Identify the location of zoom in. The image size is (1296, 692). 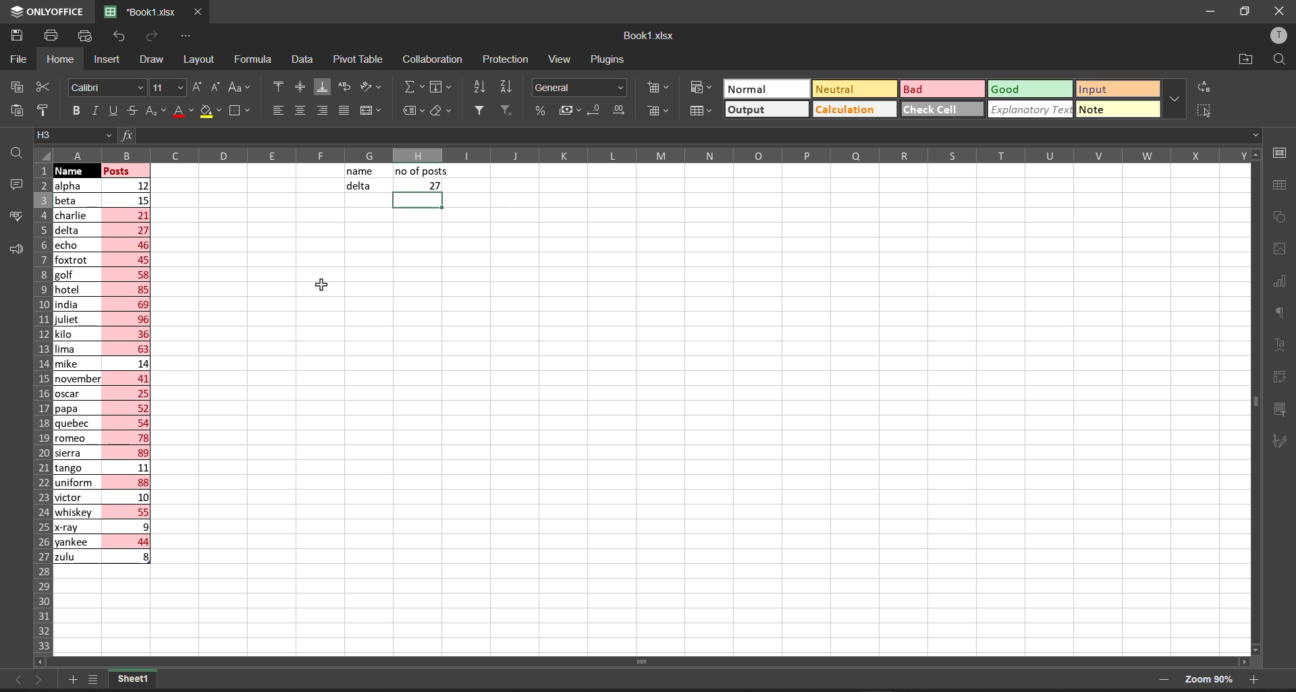
(1256, 681).